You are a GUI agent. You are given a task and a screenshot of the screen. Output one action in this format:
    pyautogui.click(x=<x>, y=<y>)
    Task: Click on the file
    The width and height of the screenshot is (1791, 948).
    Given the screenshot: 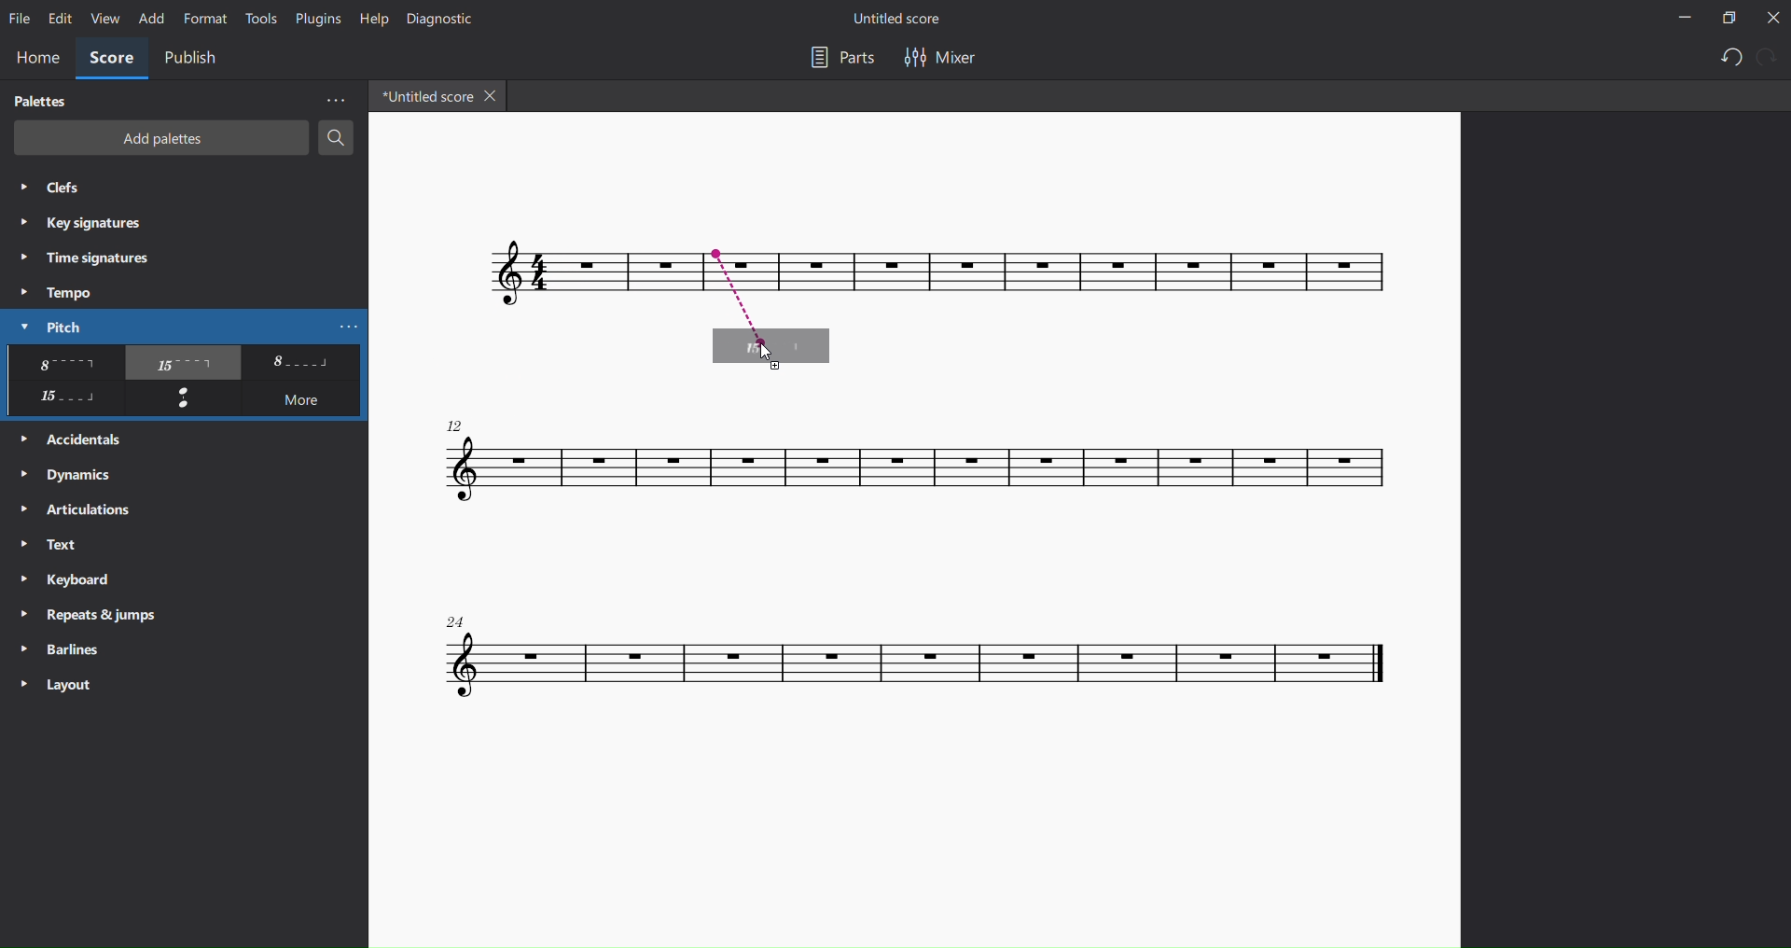 What is the action you would take?
    pyautogui.click(x=21, y=17)
    